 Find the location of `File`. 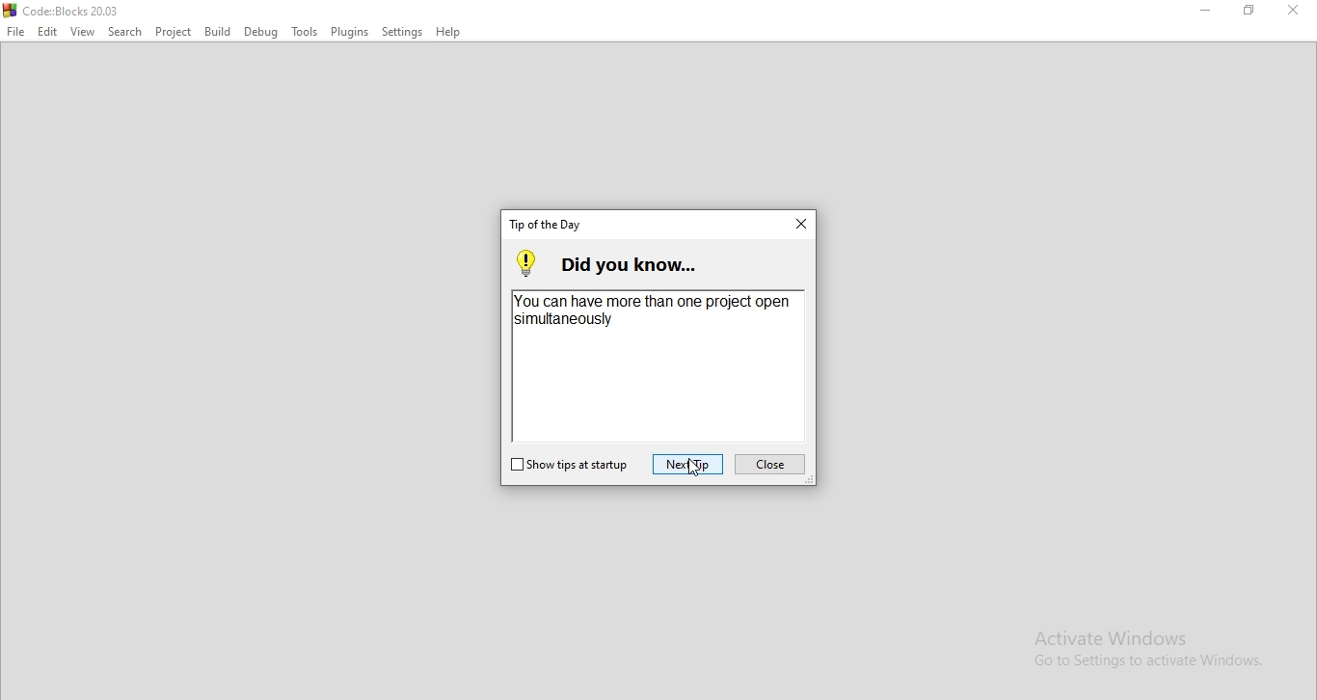

File is located at coordinates (14, 32).